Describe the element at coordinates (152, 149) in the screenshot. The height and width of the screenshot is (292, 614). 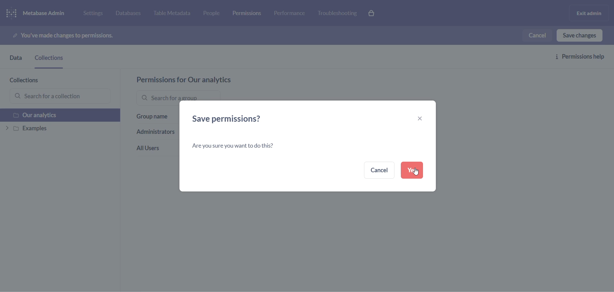
I see `all users group` at that location.